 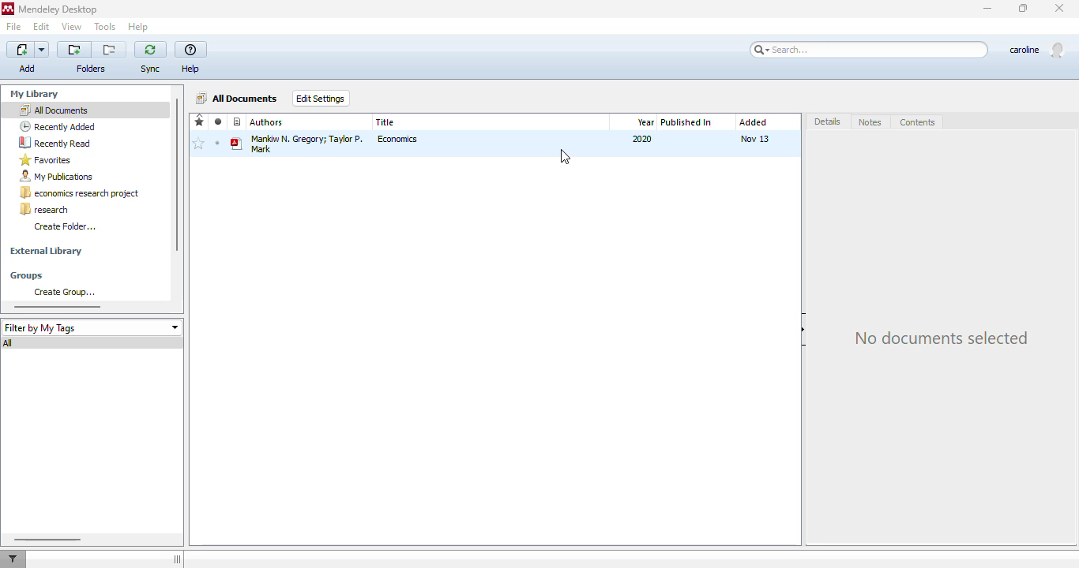 What do you see at coordinates (1024, 9) in the screenshot?
I see `maximize` at bounding box center [1024, 9].